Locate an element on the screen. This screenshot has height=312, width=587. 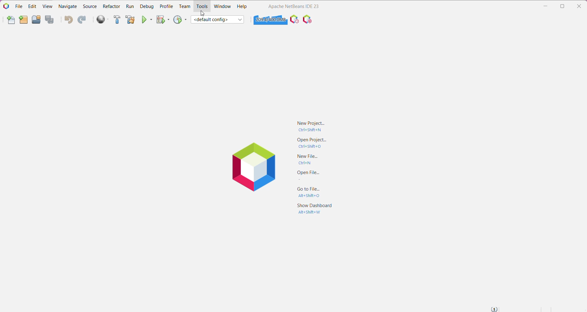
Undo is located at coordinates (68, 20).